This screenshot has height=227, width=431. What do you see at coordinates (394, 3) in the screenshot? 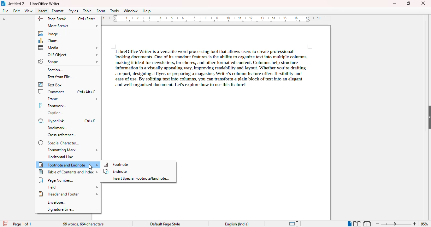
I see `minimize` at bounding box center [394, 3].